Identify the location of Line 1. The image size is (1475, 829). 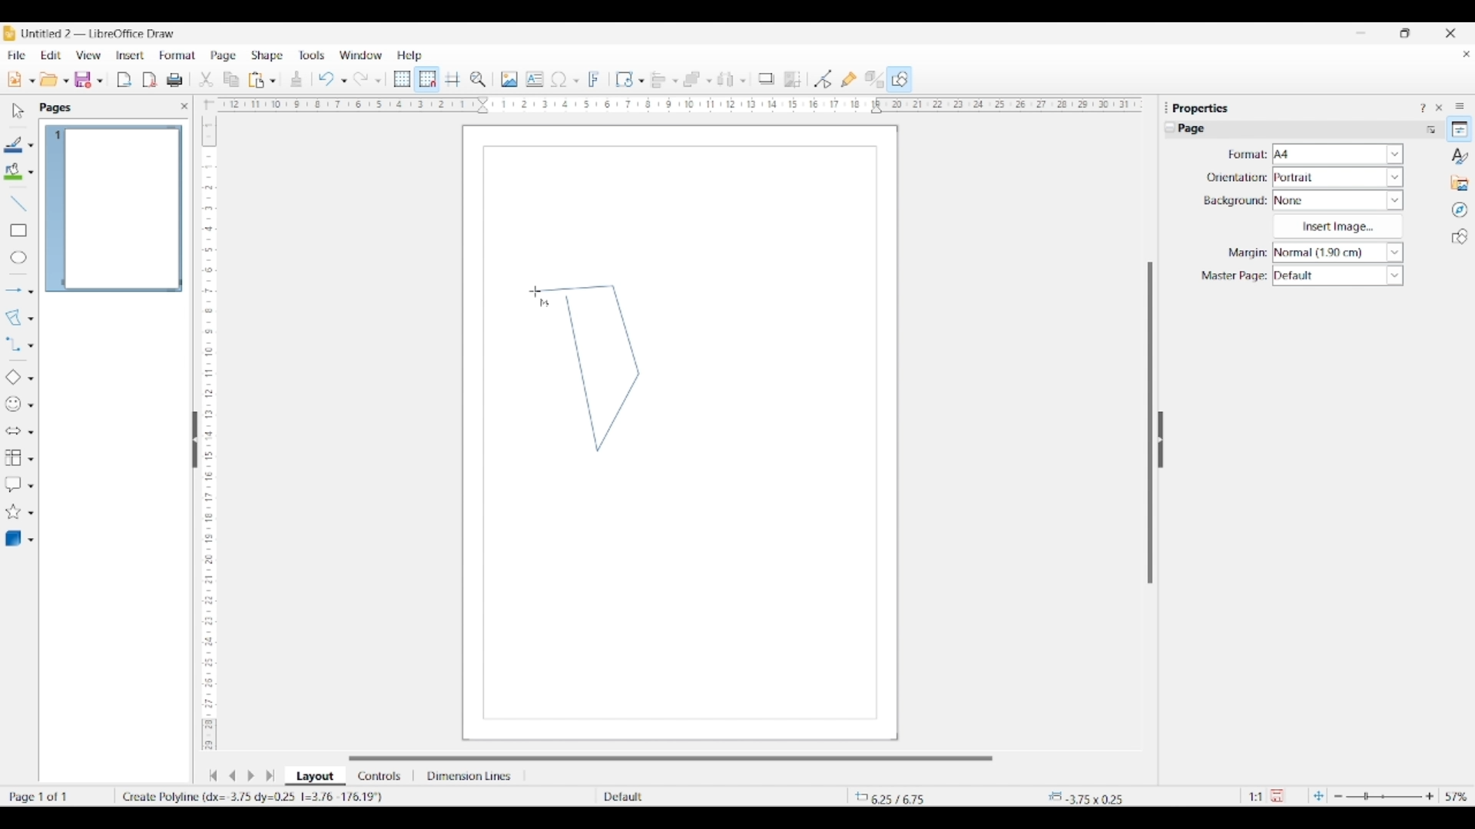
(582, 373).